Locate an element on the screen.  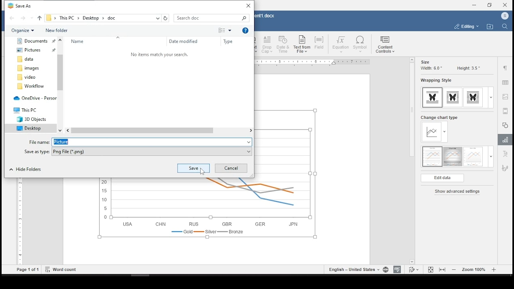
Page 1 of 1 is located at coordinates (28, 270).